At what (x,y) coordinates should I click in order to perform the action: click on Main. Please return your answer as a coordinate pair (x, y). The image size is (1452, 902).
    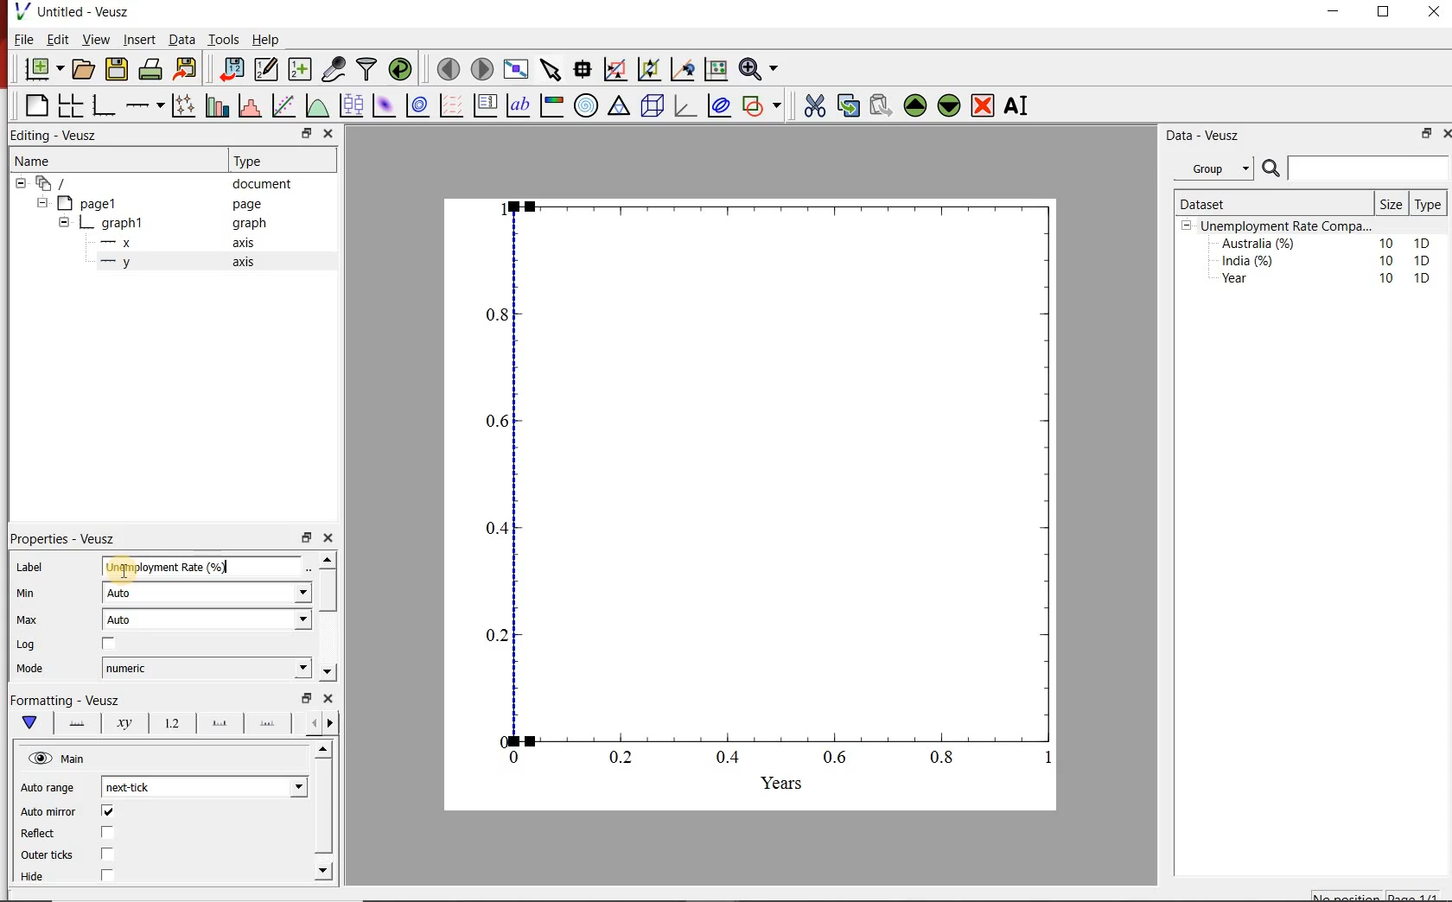
    Looking at the image, I should click on (75, 759).